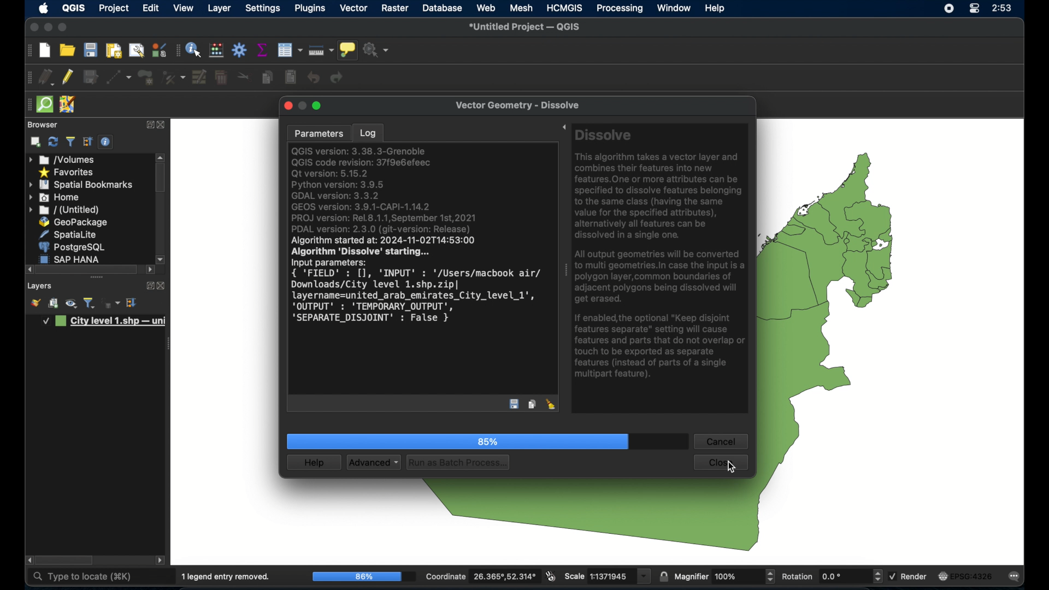  Describe the element at coordinates (161, 156) in the screenshot. I see `scroll up arrow` at that location.